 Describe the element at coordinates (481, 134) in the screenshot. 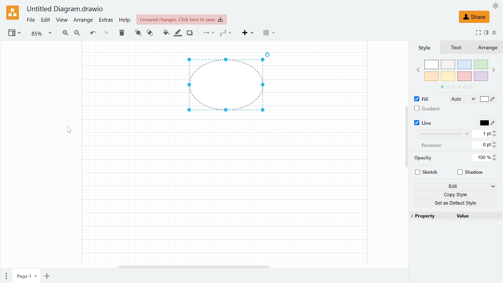

I see `Current line width` at that location.